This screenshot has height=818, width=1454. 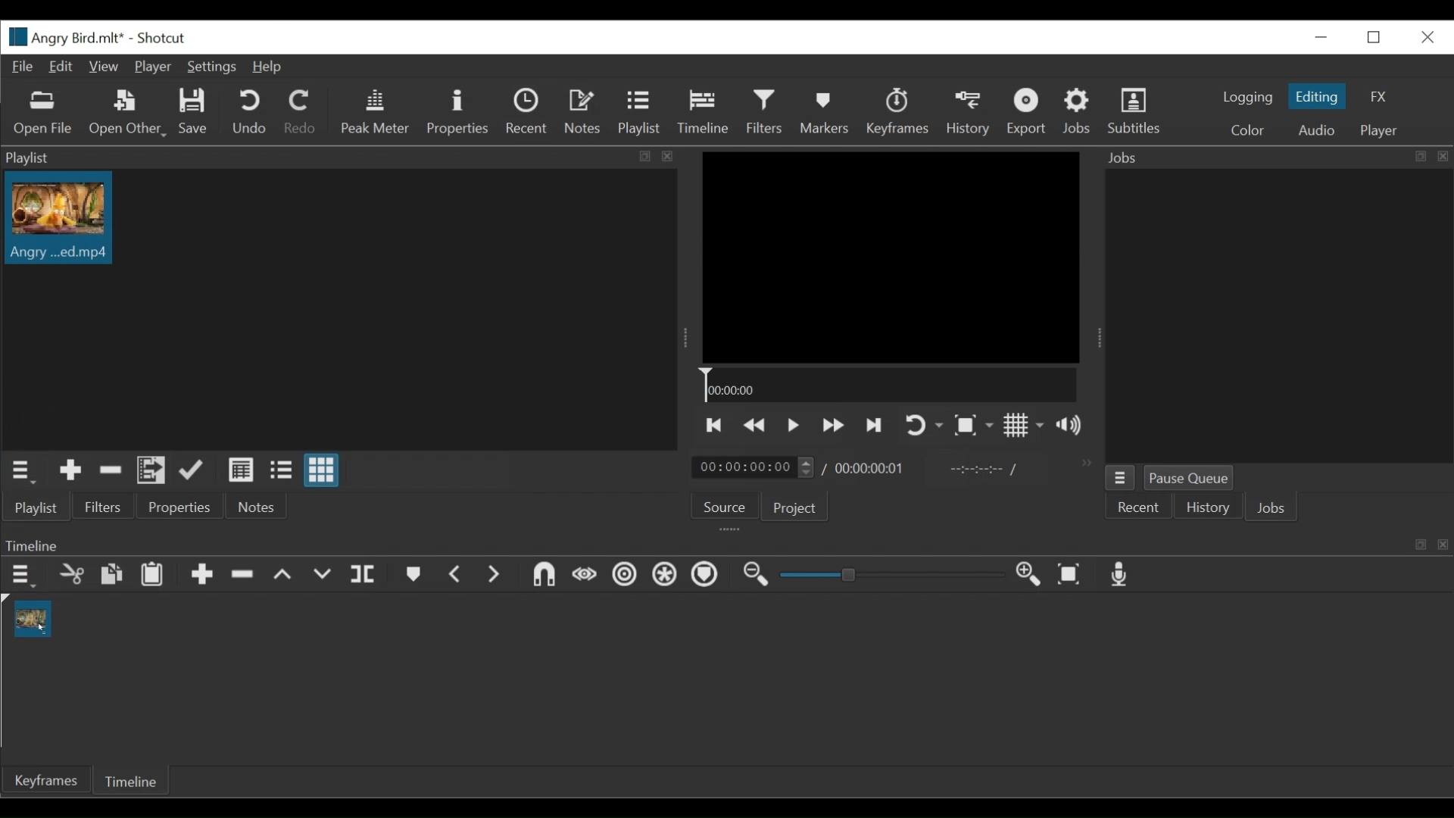 I want to click on File, so click(x=21, y=66).